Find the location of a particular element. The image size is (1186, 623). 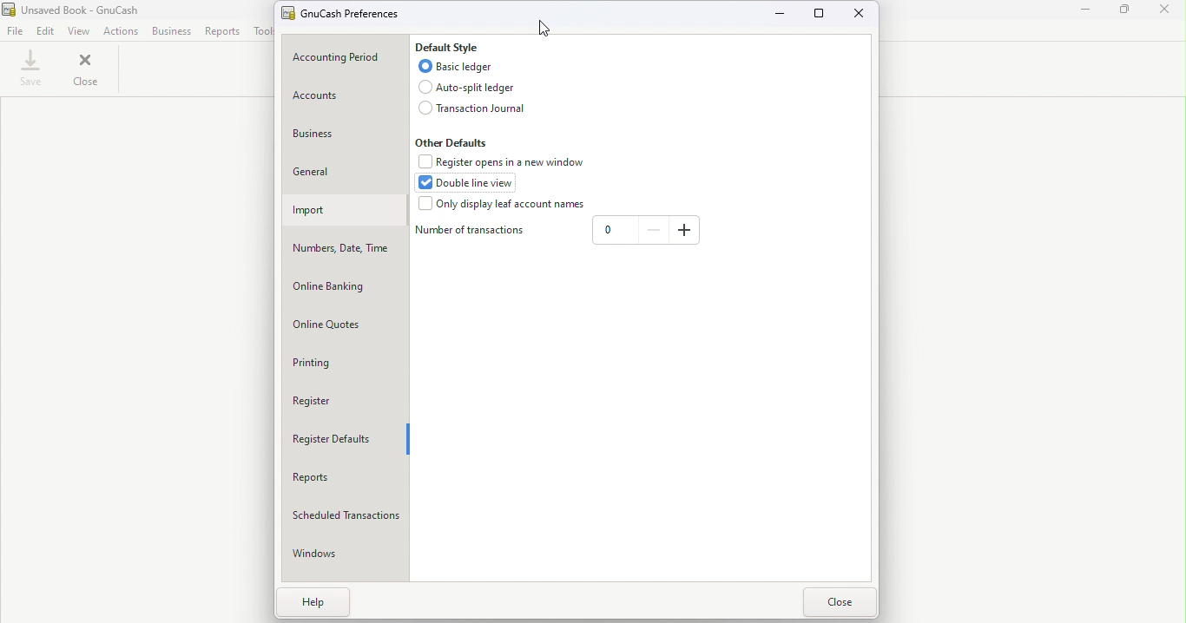

View is located at coordinates (80, 31).